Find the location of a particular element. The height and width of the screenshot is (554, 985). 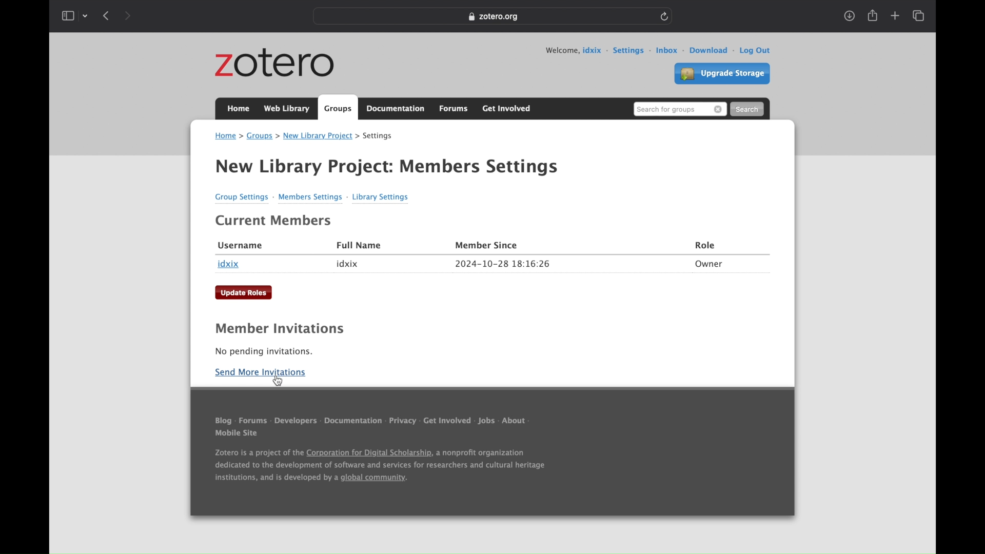

upgrade storage is located at coordinates (721, 74).